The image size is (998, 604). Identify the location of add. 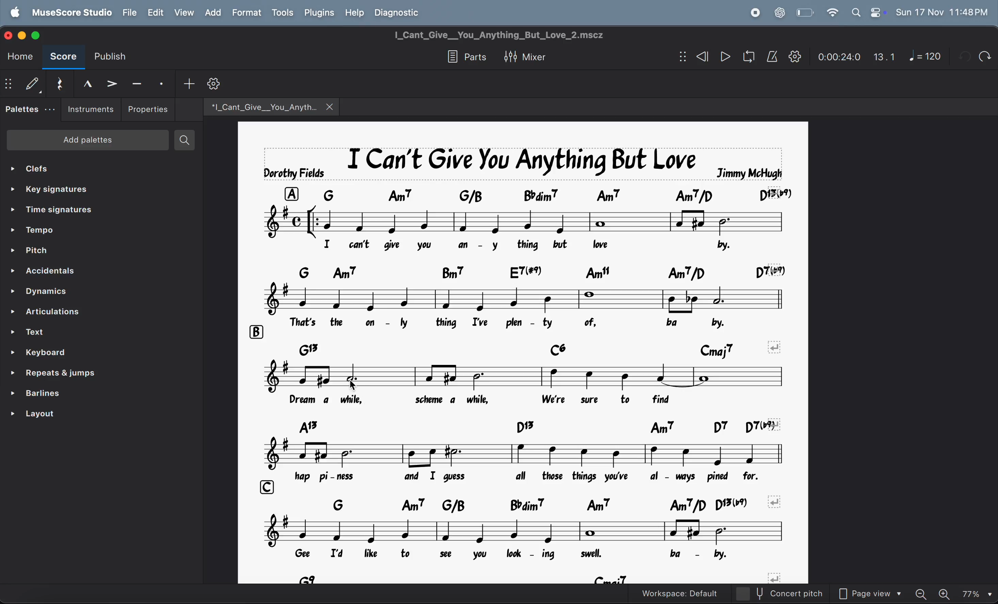
(213, 13).